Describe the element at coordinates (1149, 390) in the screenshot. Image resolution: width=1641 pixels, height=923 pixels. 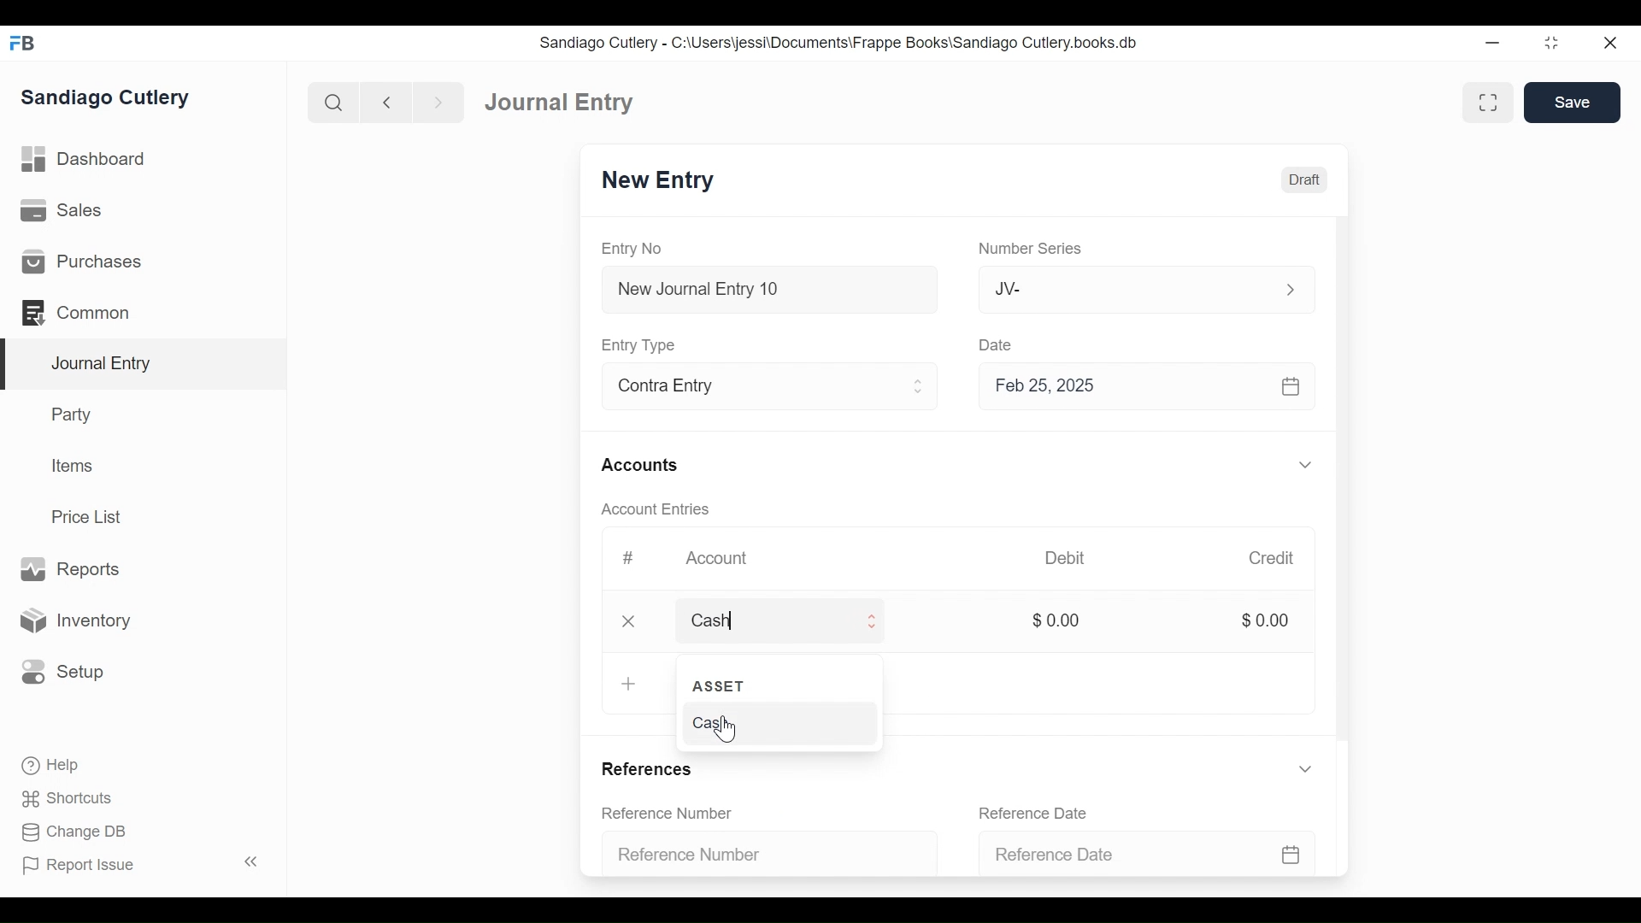
I see `Feb 25, 2025` at that location.